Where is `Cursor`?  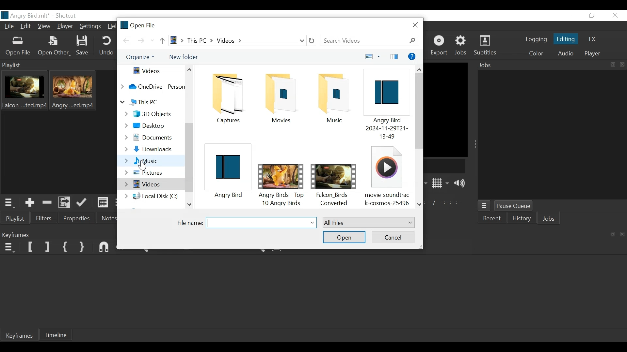
Cursor is located at coordinates (141, 166).